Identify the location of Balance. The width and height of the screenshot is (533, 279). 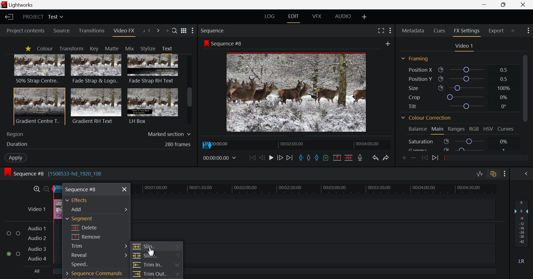
(418, 129).